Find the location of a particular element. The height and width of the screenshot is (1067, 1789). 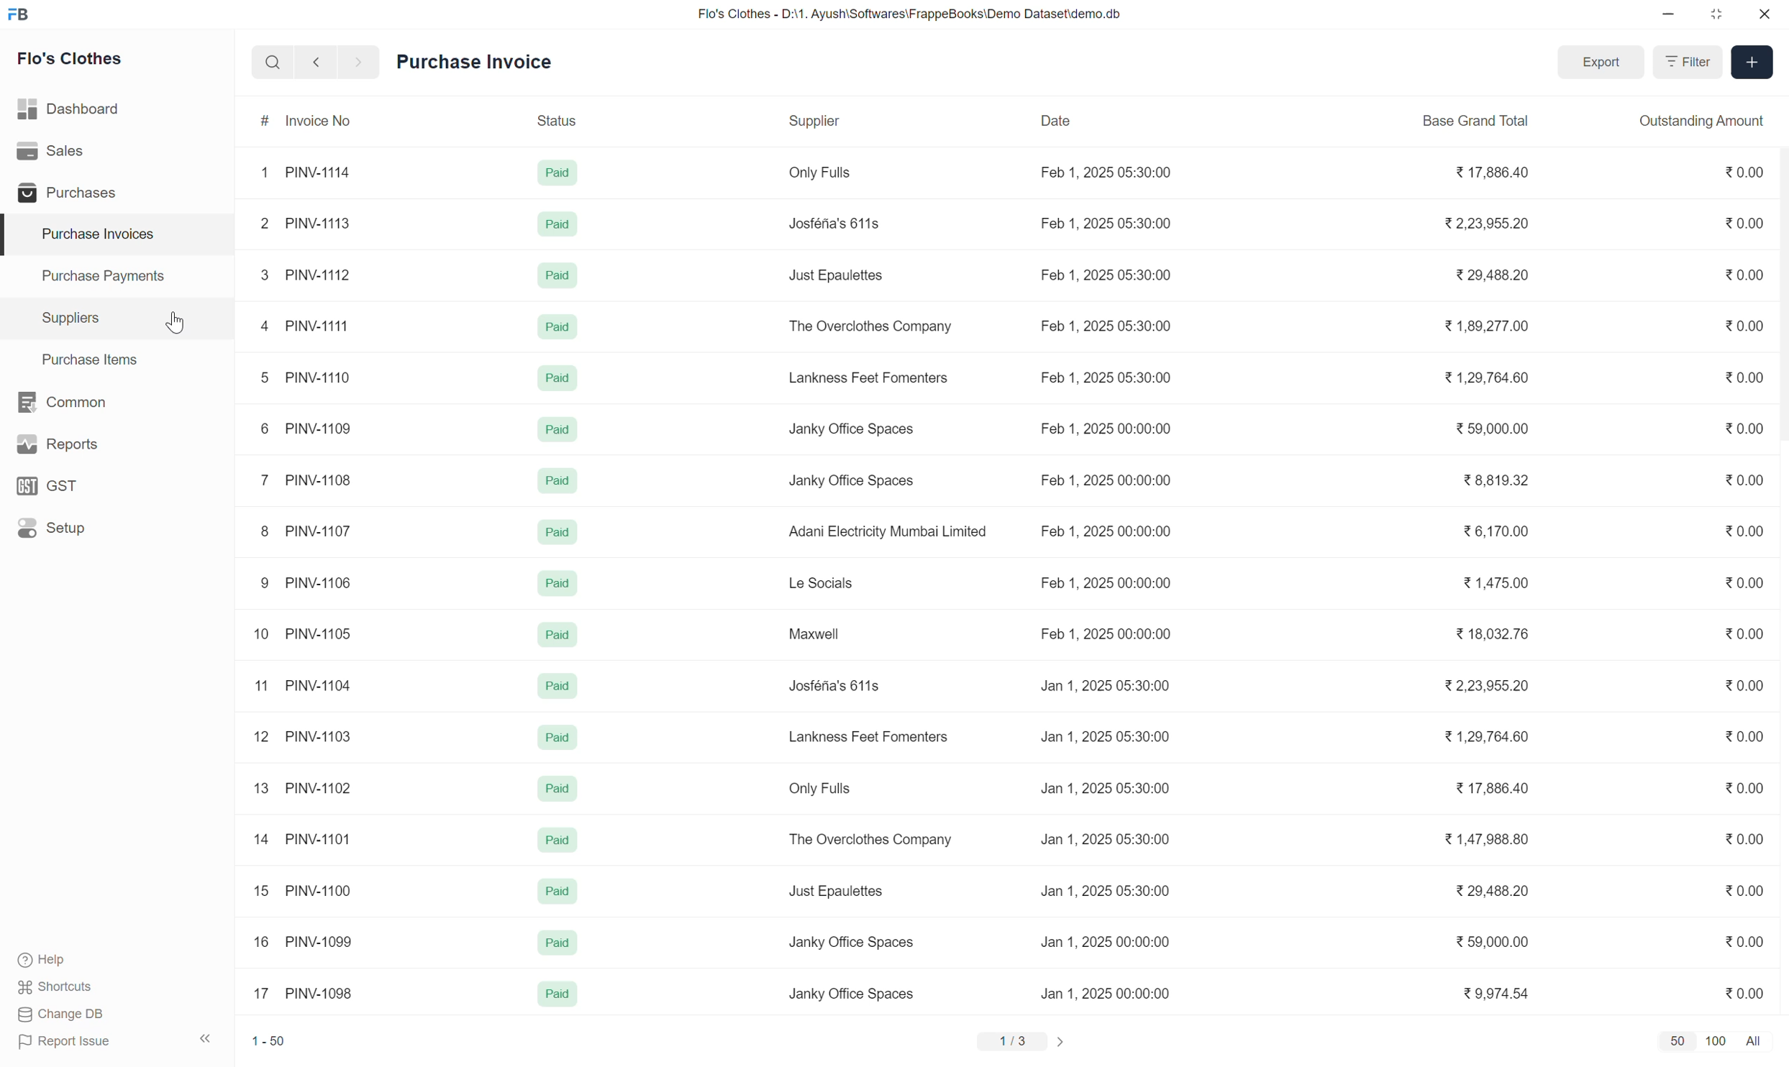

paid is located at coordinates (556, 892).